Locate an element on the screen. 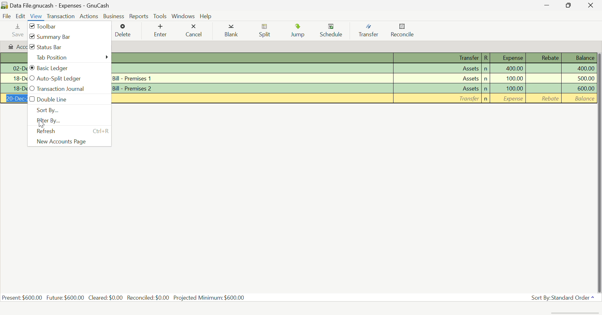 The image size is (602, 315). File is located at coordinates (7, 16).